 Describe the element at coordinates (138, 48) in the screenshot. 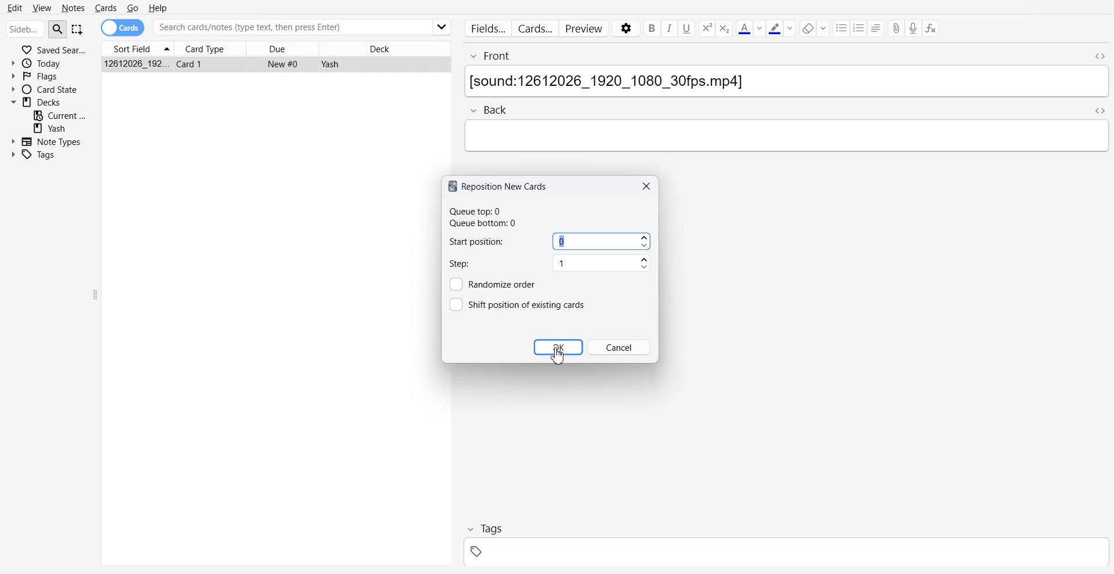

I see `Sort Field` at that location.